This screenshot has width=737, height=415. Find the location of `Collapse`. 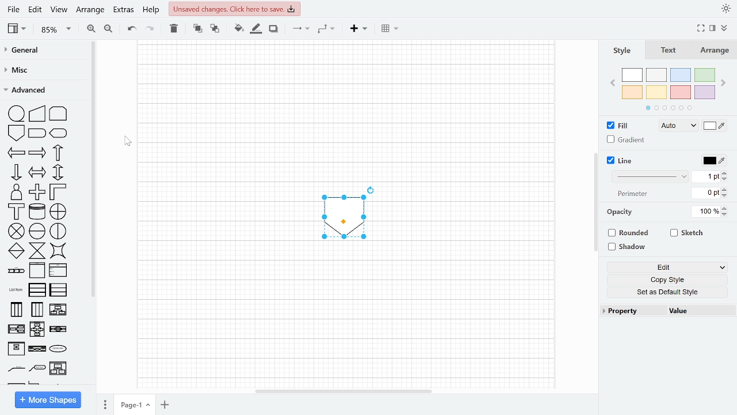

Collapse is located at coordinates (725, 29).